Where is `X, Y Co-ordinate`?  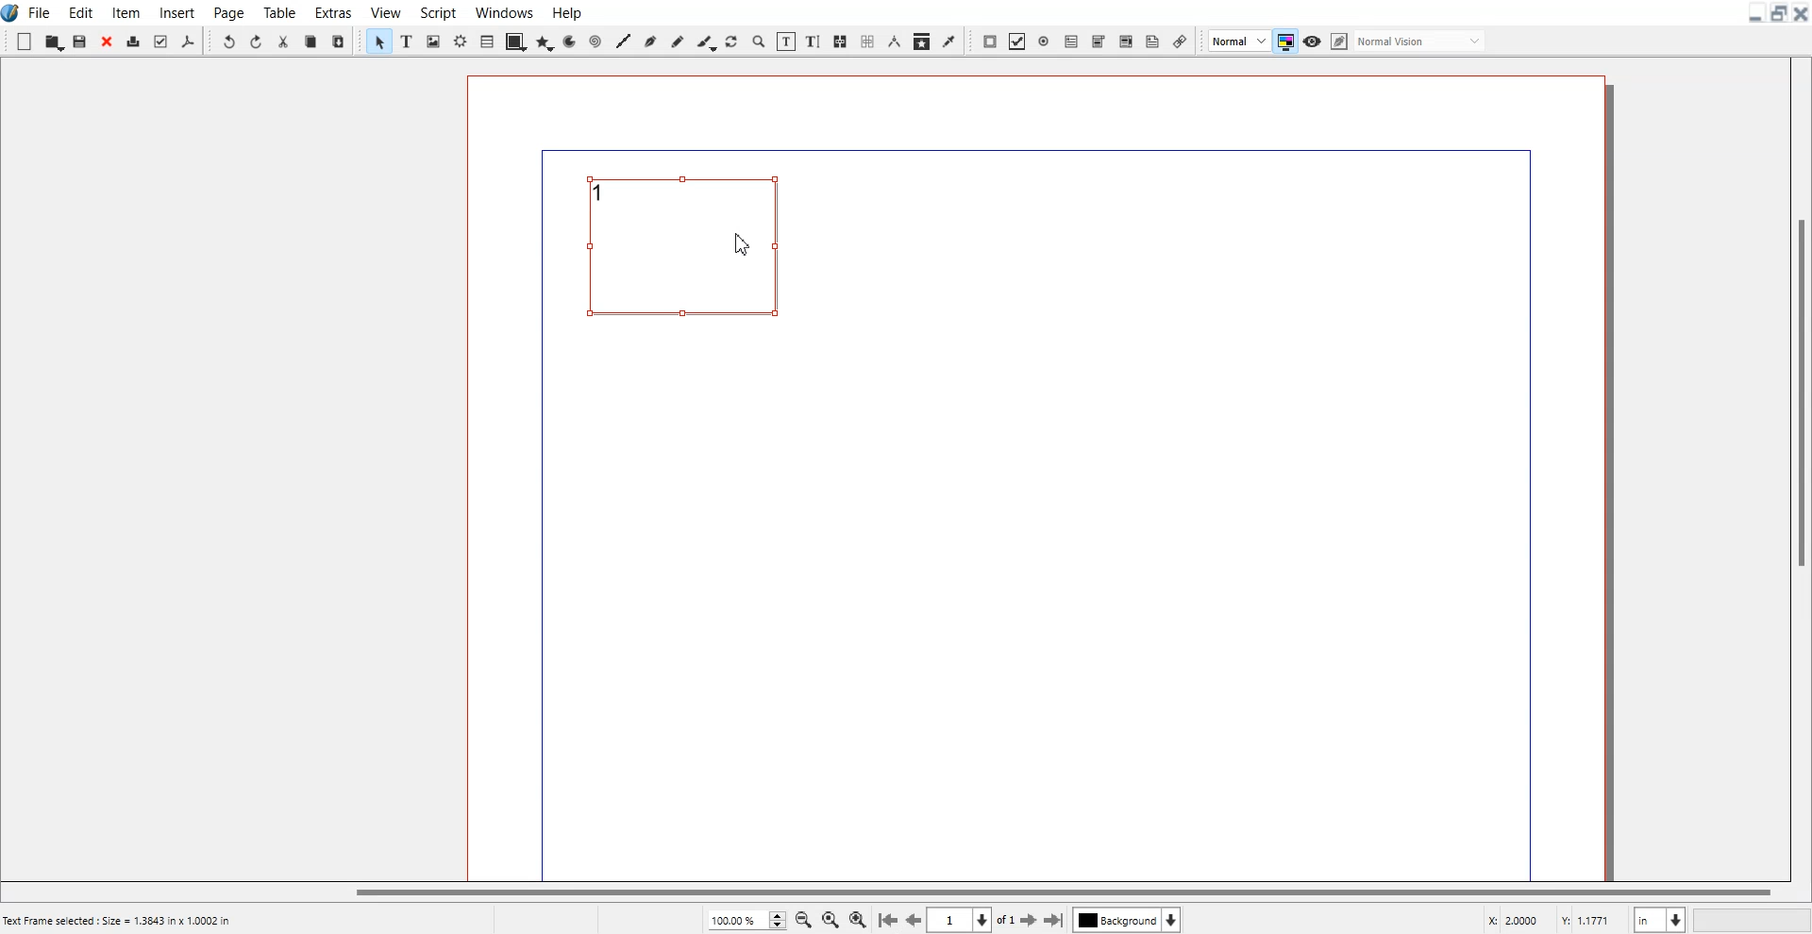 X, Y Co-ordinate is located at coordinates (1552, 919).